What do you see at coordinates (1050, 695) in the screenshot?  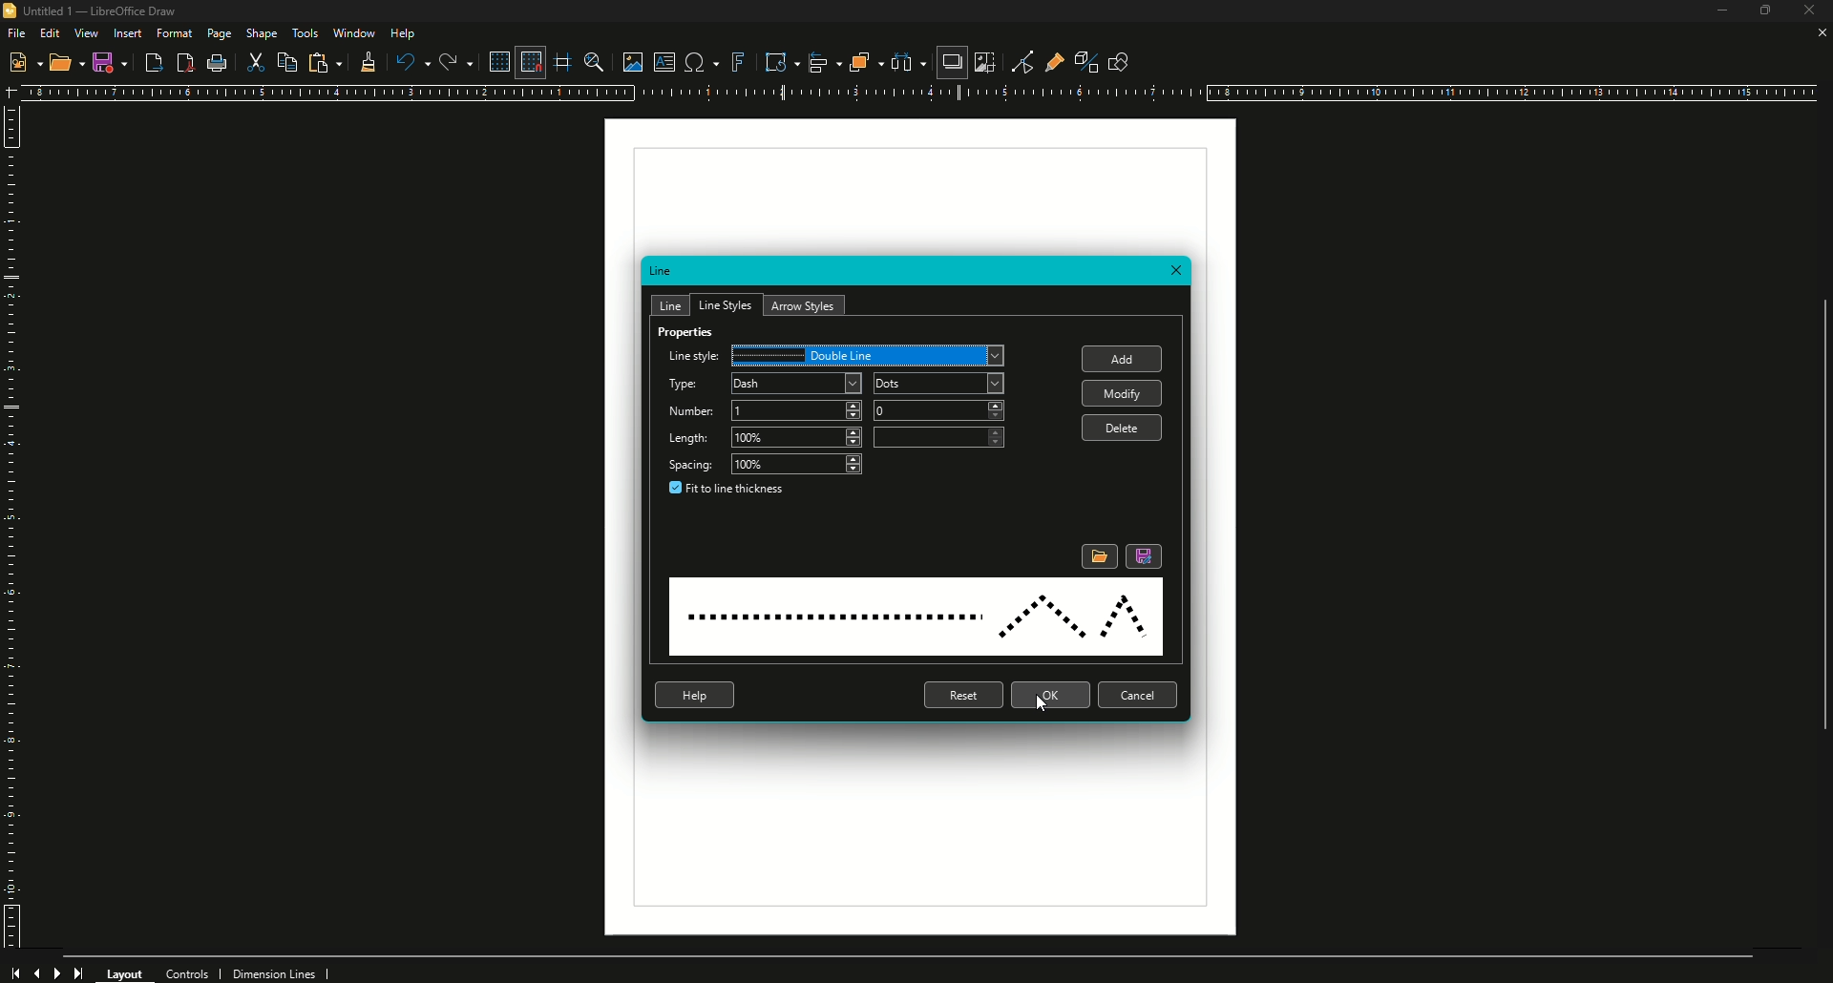 I see `OK` at bounding box center [1050, 695].